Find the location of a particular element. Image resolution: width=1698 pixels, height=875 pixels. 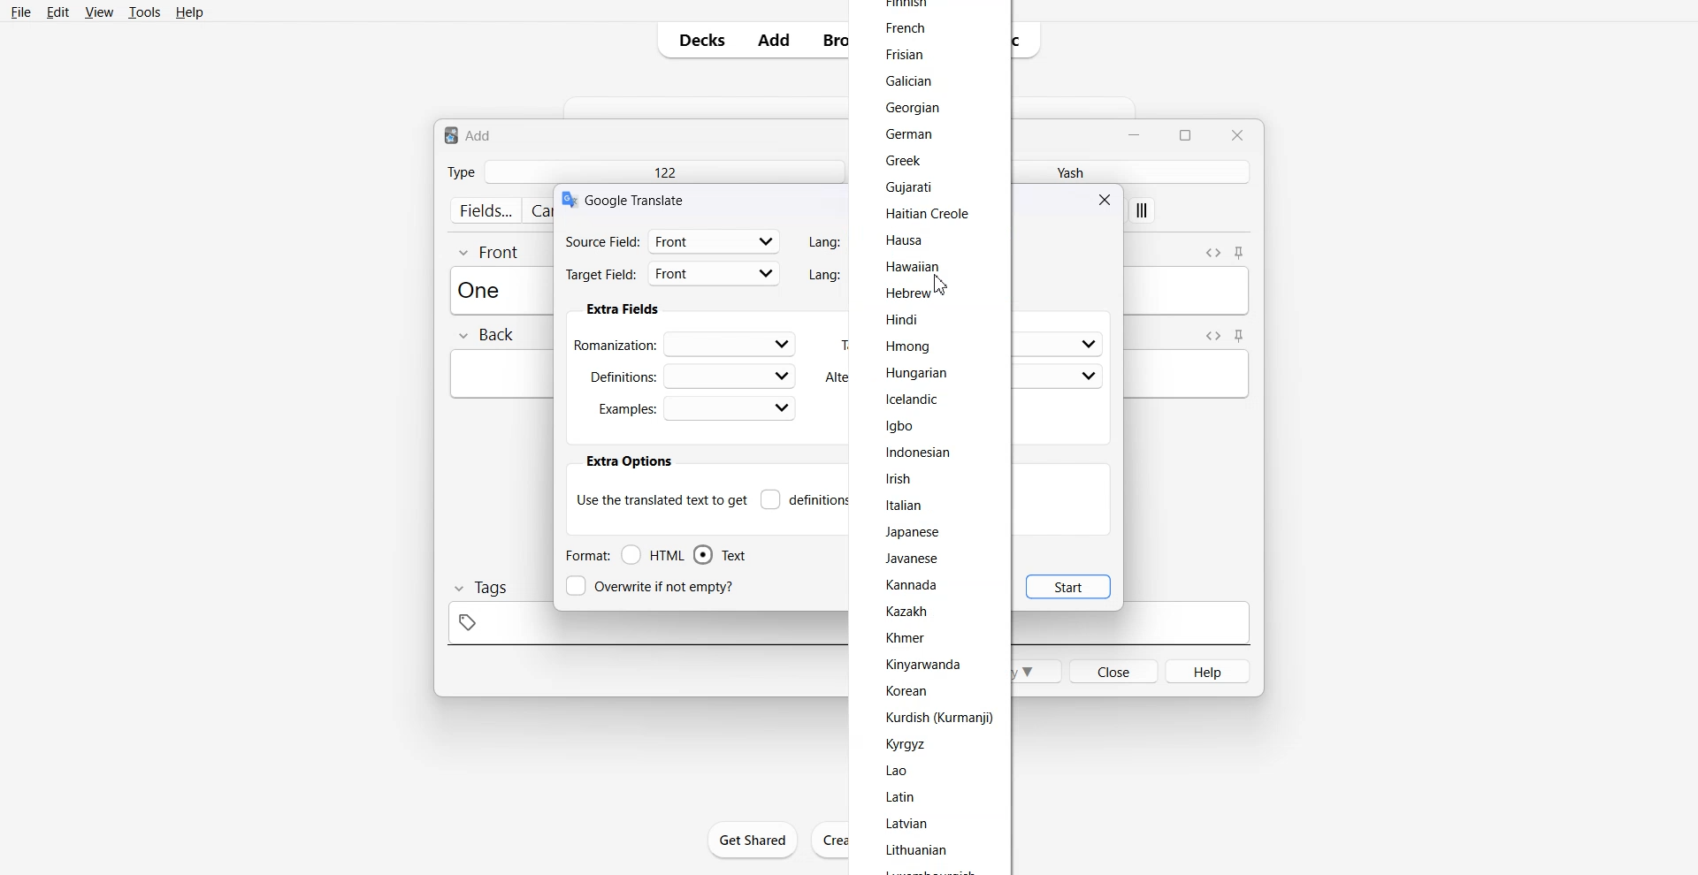

dropdown is located at coordinates (1088, 345).